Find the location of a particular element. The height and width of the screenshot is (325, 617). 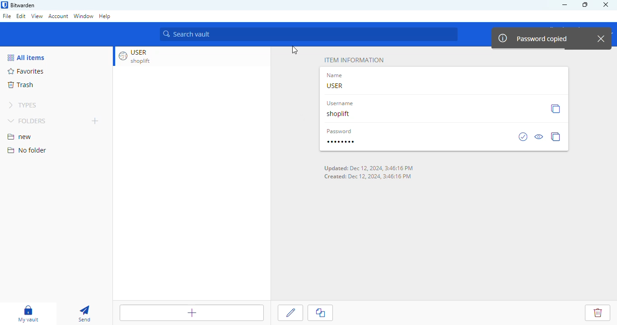

folders is located at coordinates (27, 121).